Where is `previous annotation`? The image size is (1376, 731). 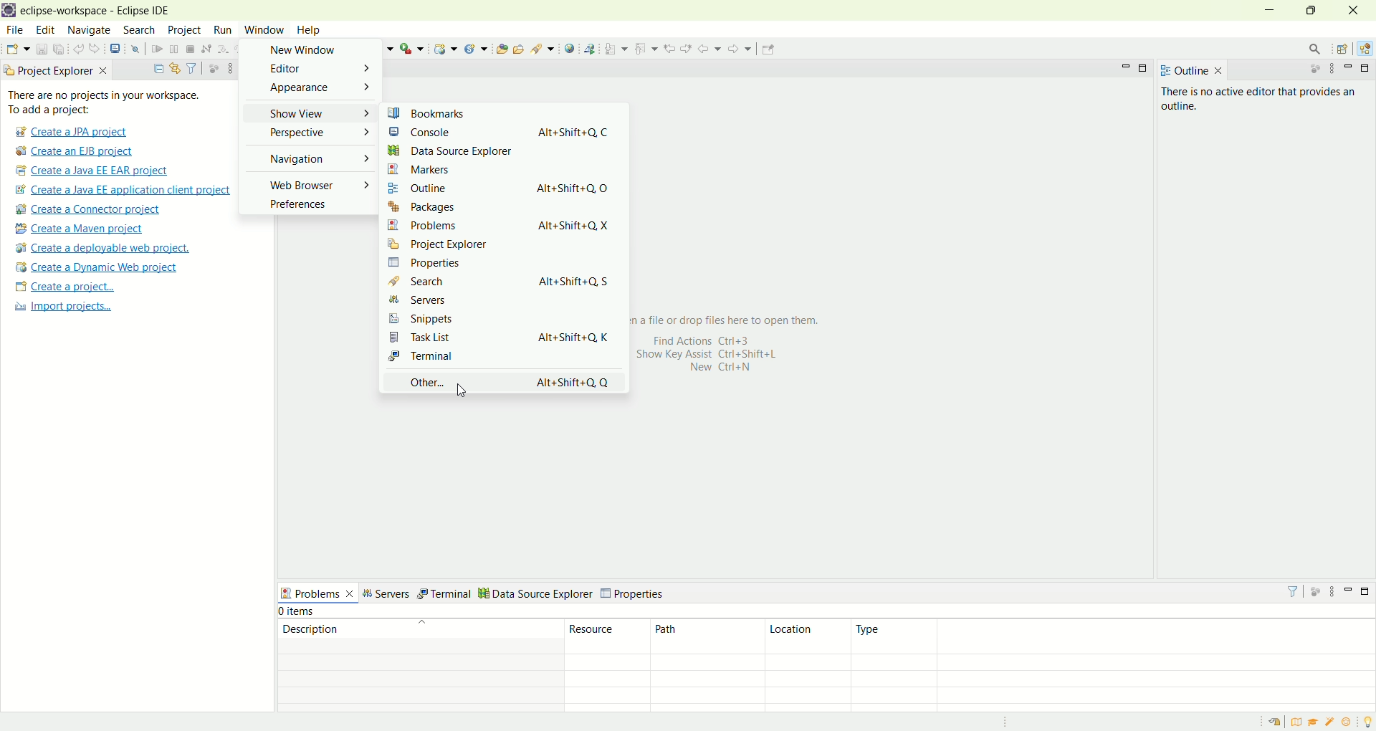 previous annotation is located at coordinates (644, 47).